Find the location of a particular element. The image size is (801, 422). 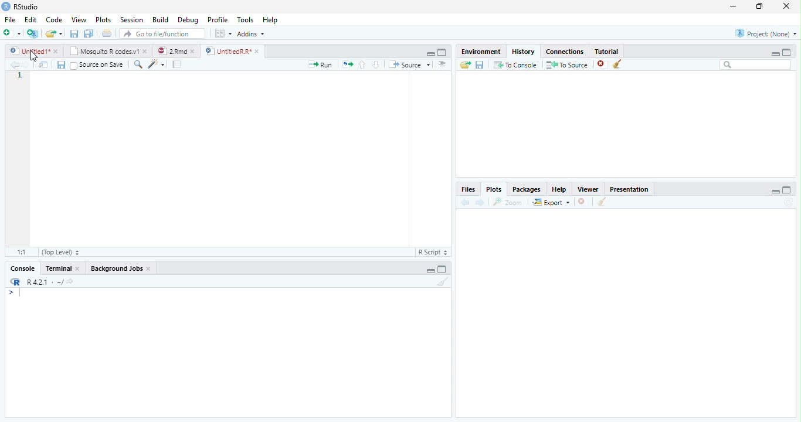

2.Rmd is located at coordinates (171, 50).